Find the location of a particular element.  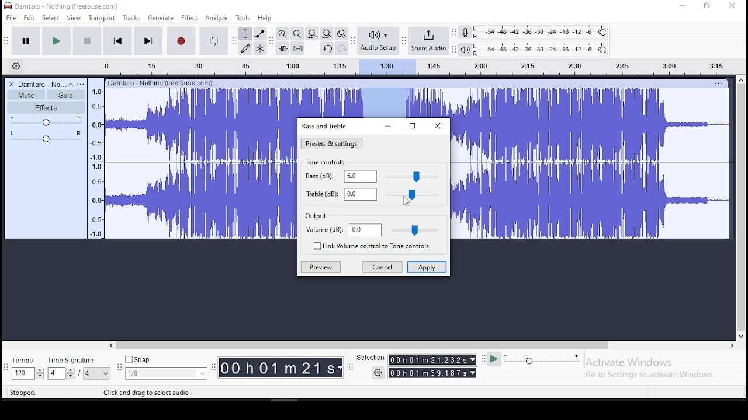

Settings is located at coordinates (379, 372).